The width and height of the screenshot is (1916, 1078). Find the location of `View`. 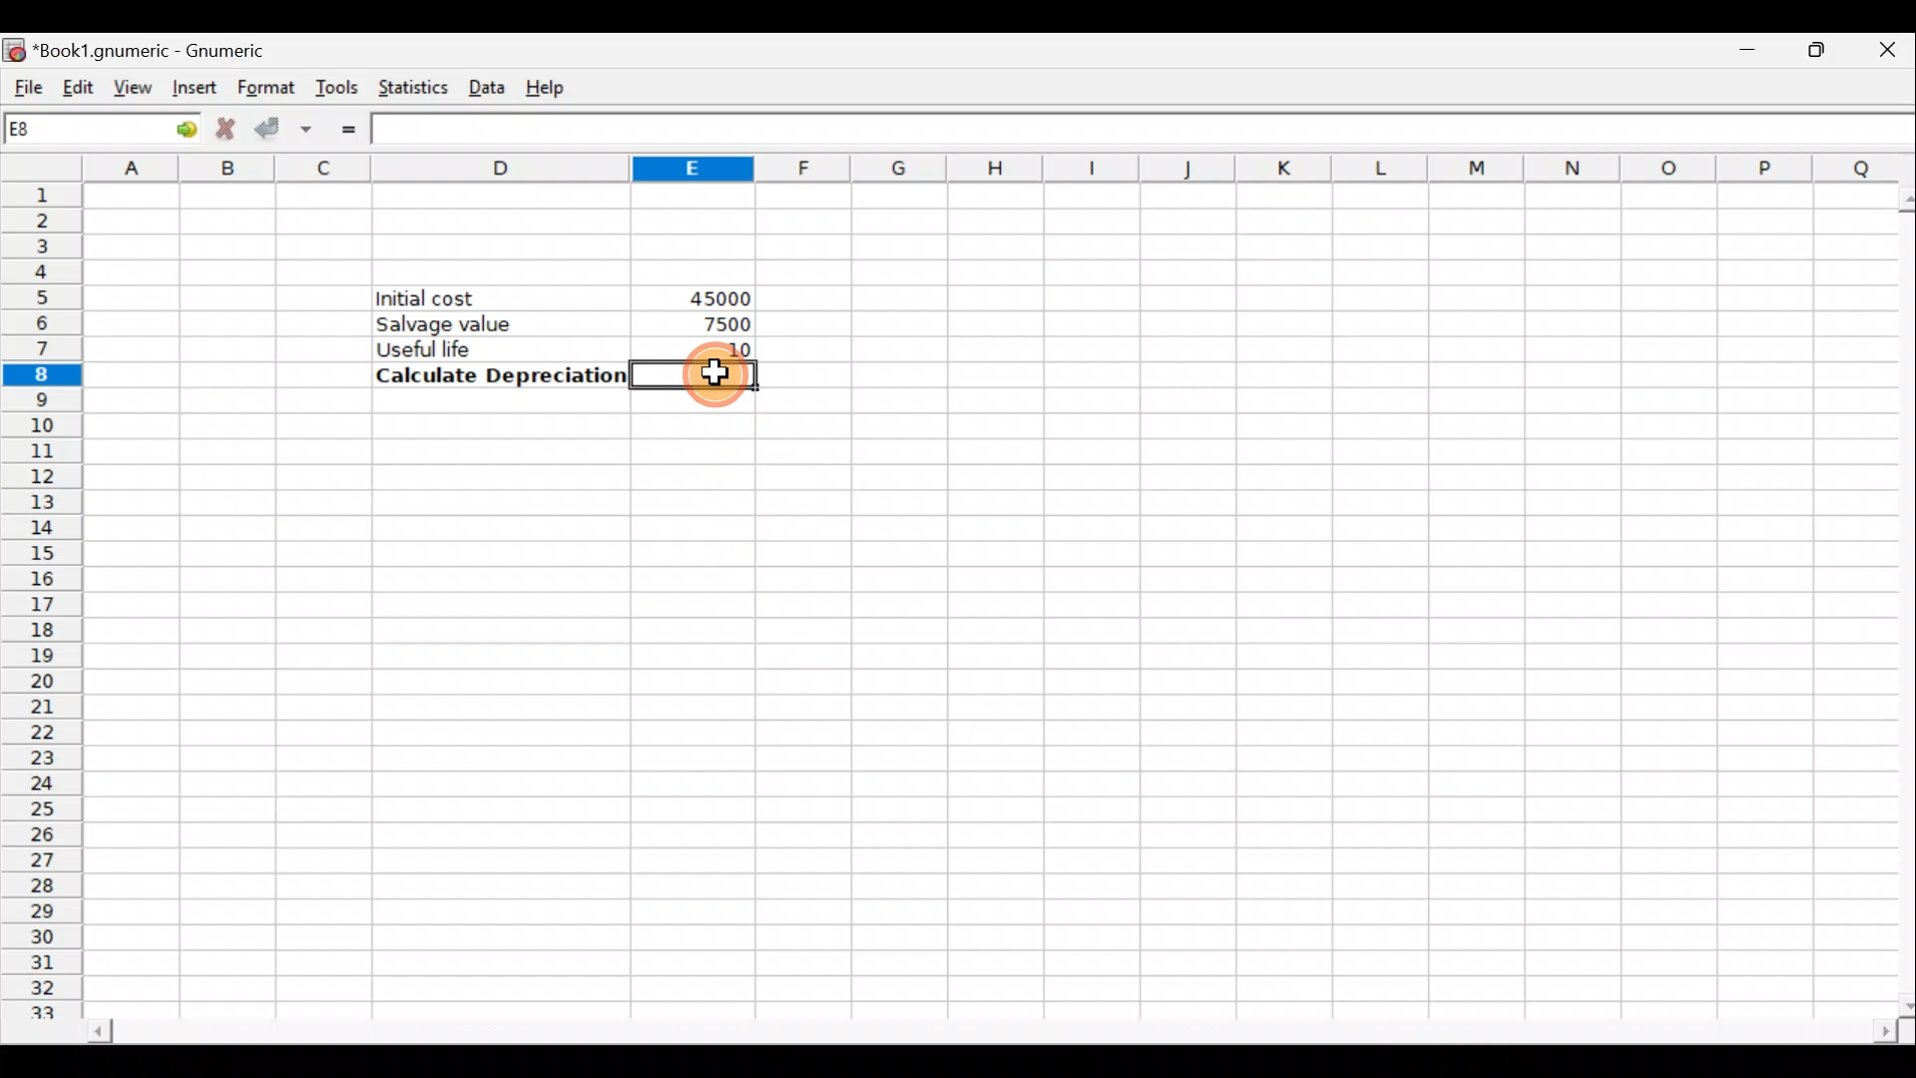

View is located at coordinates (132, 84).